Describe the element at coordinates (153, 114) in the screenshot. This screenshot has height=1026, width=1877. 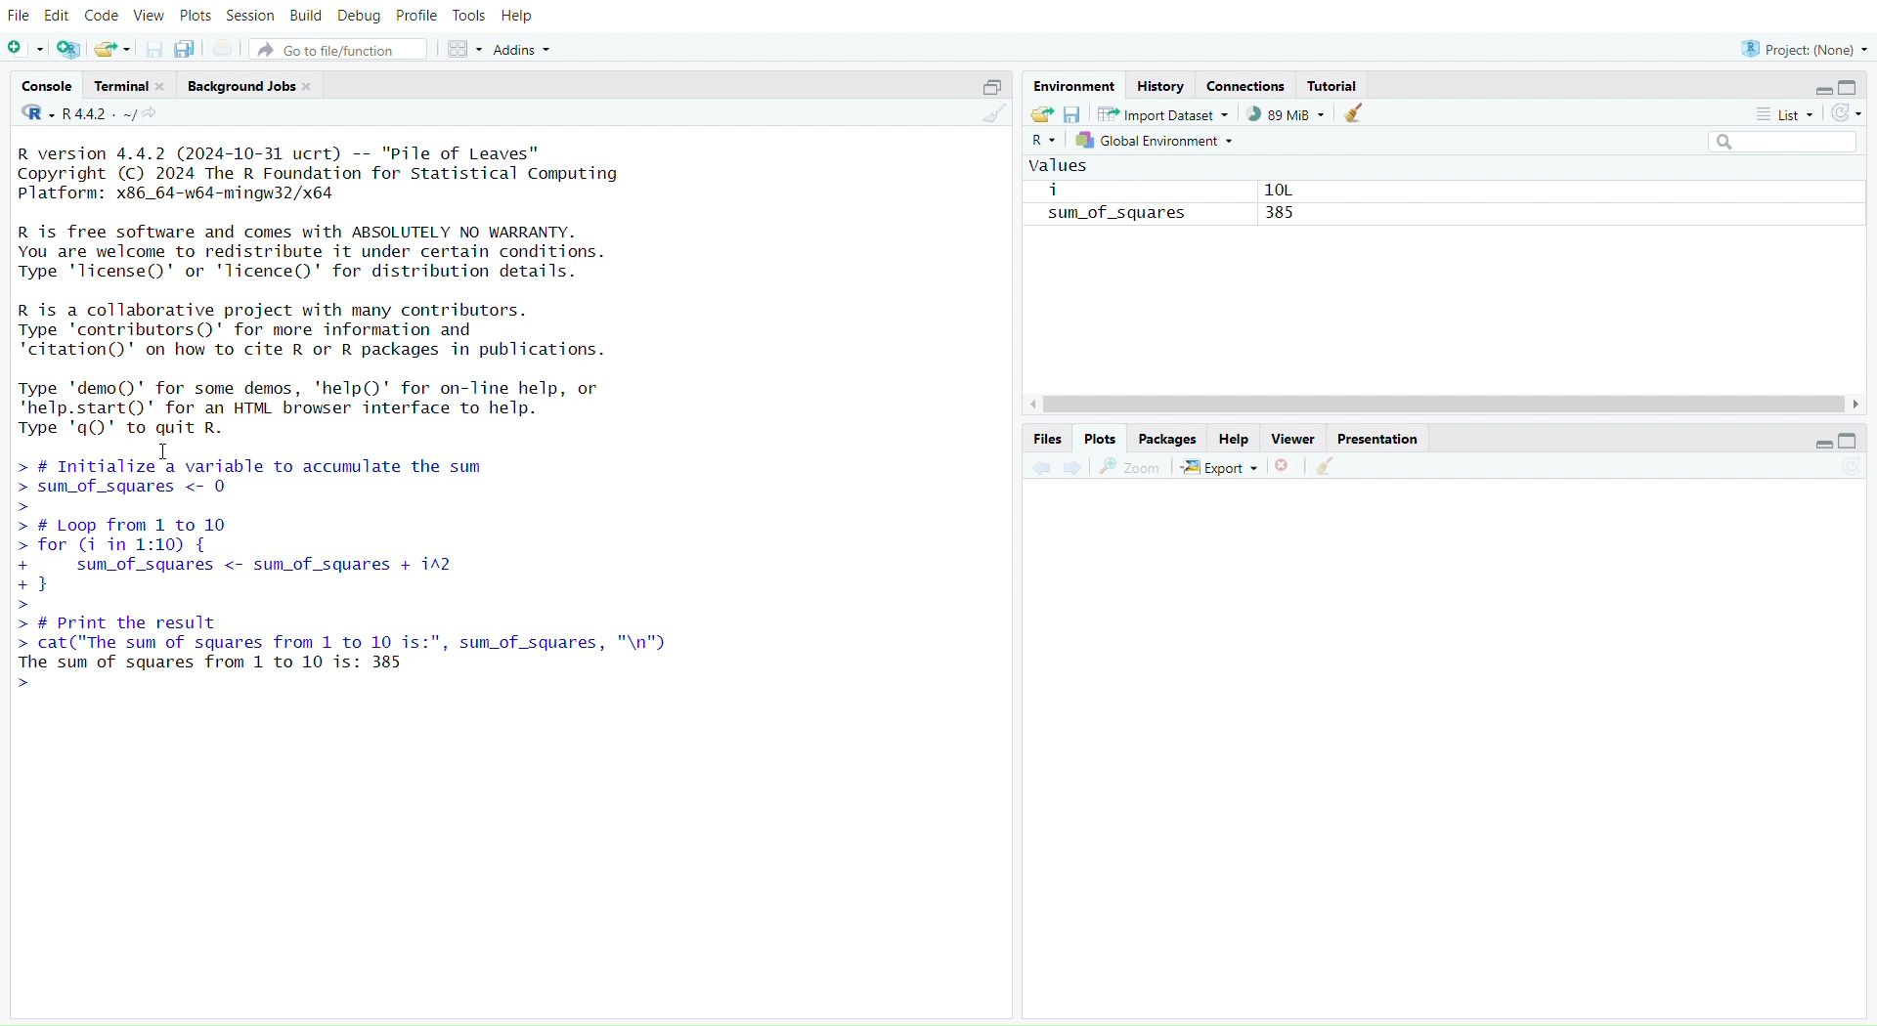
I see `view the current working directory` at that location.